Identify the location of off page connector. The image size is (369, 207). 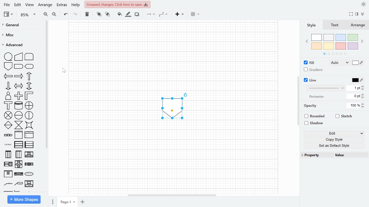
(8, 66).